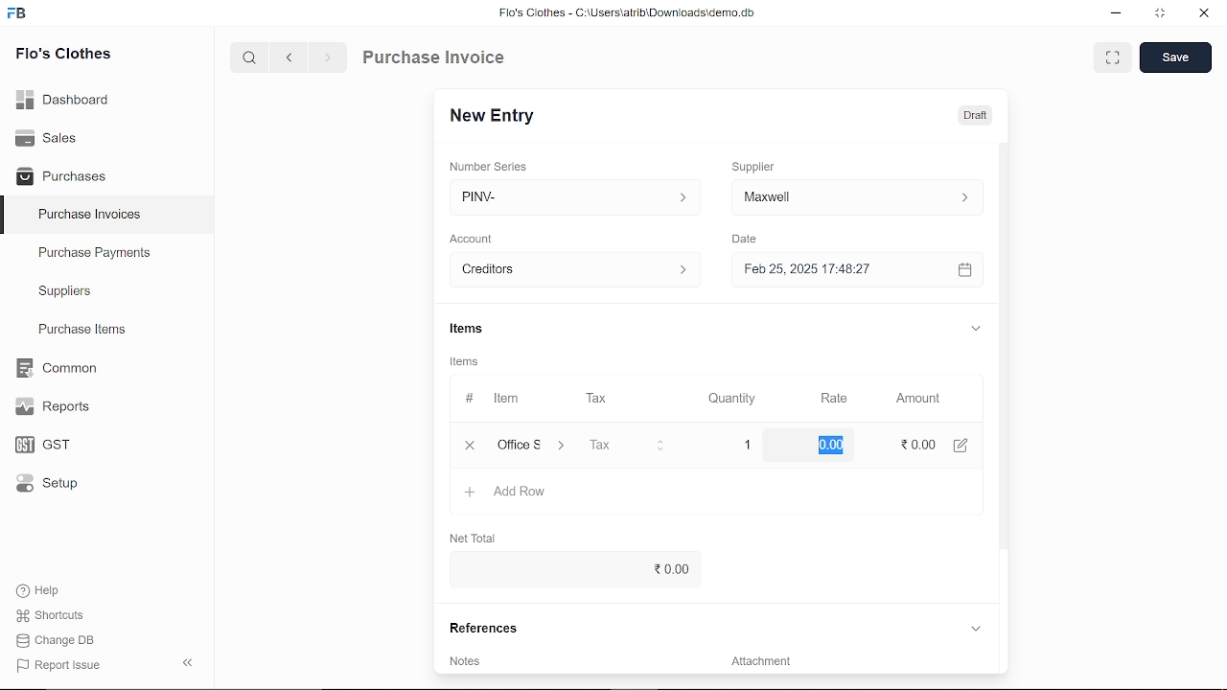  What do you see at coordinates (46, 136) in the screenshot?
I see `Sales` at bounding box center [46, 136].